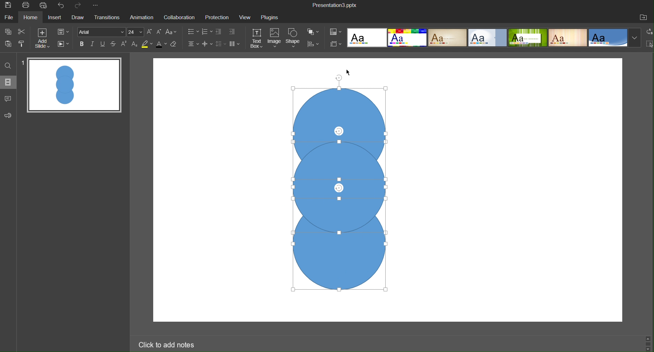 This screenshot has width=654, height=352. I want to click on Slide Size Settings, so click(336, 44).